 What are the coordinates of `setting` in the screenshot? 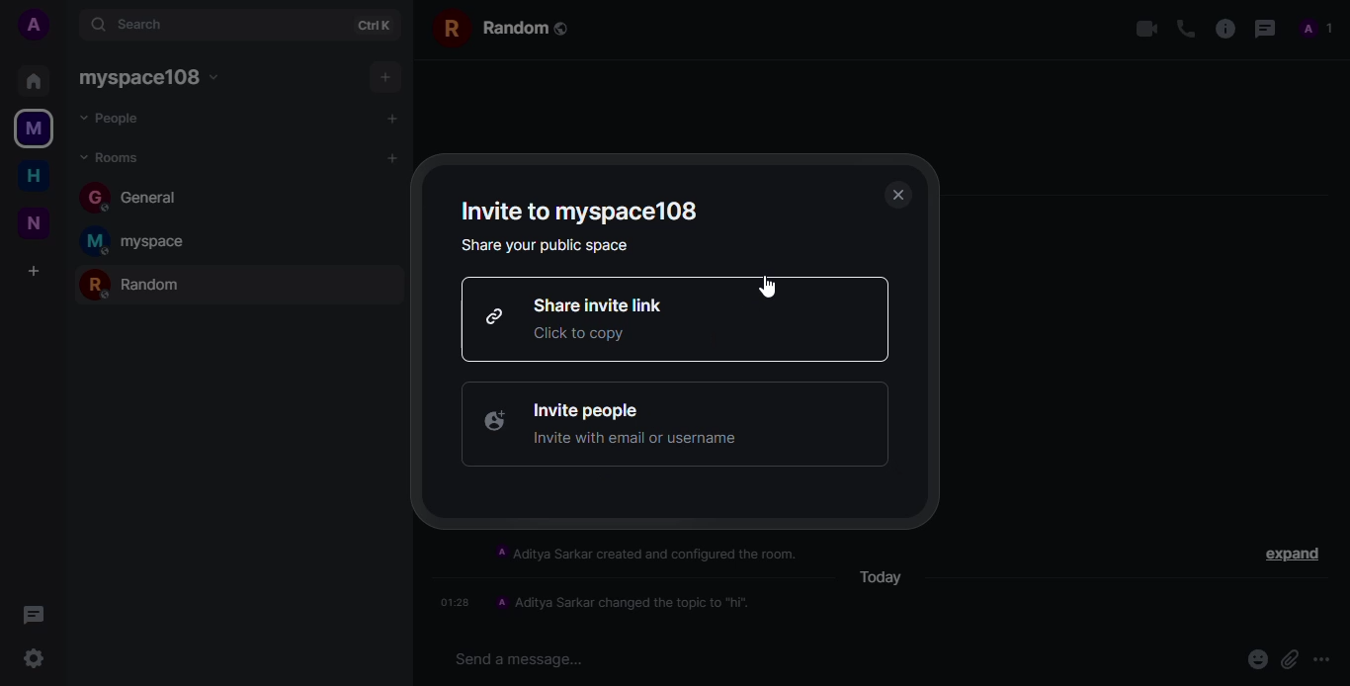 It's located at (34, 657).